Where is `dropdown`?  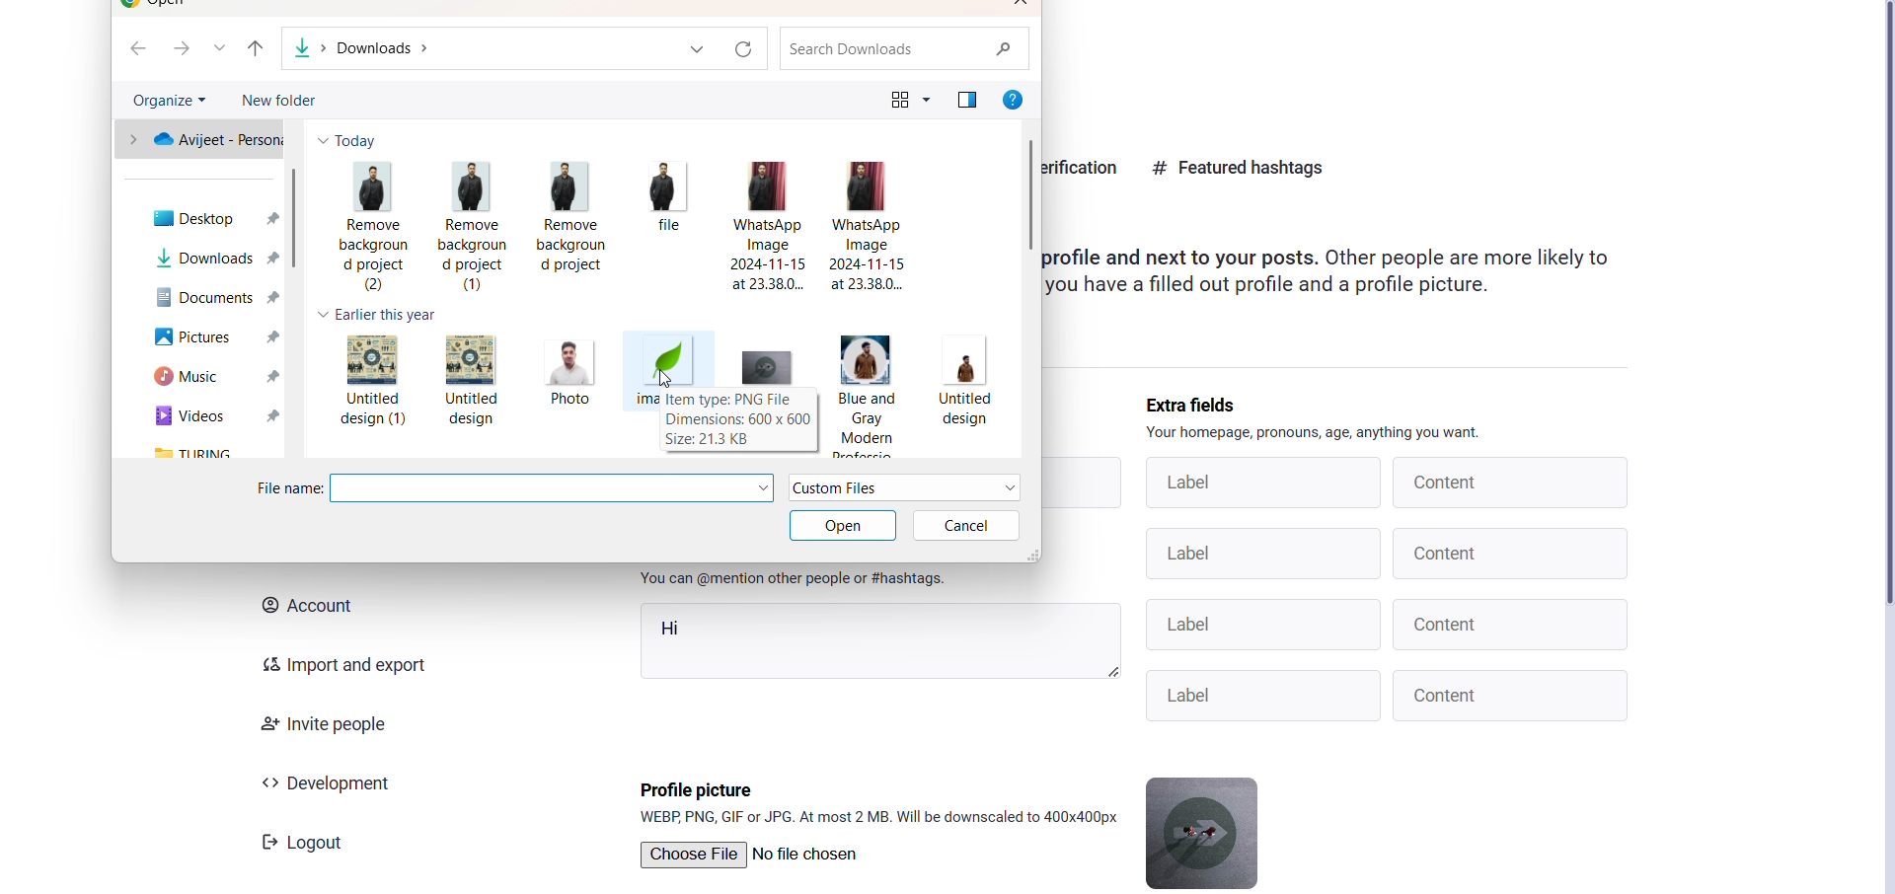 dropdown is located at coordinates (695, 49).